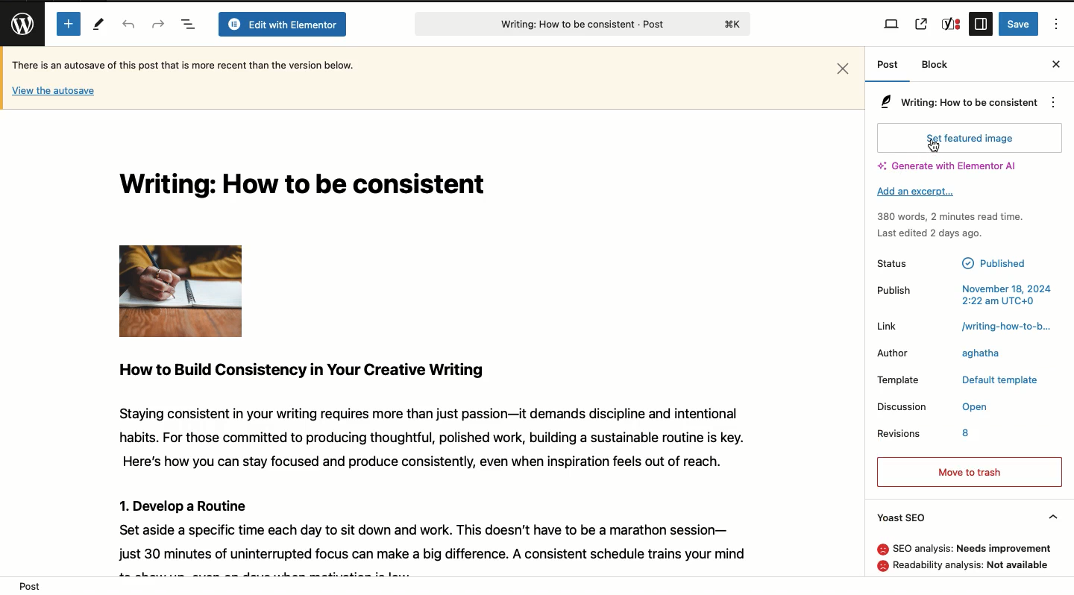 The image size is (1074, 595). What do you see at coordinates (920, 24) in the screenshot?
I see `View post` at bounding box center [920, 24].